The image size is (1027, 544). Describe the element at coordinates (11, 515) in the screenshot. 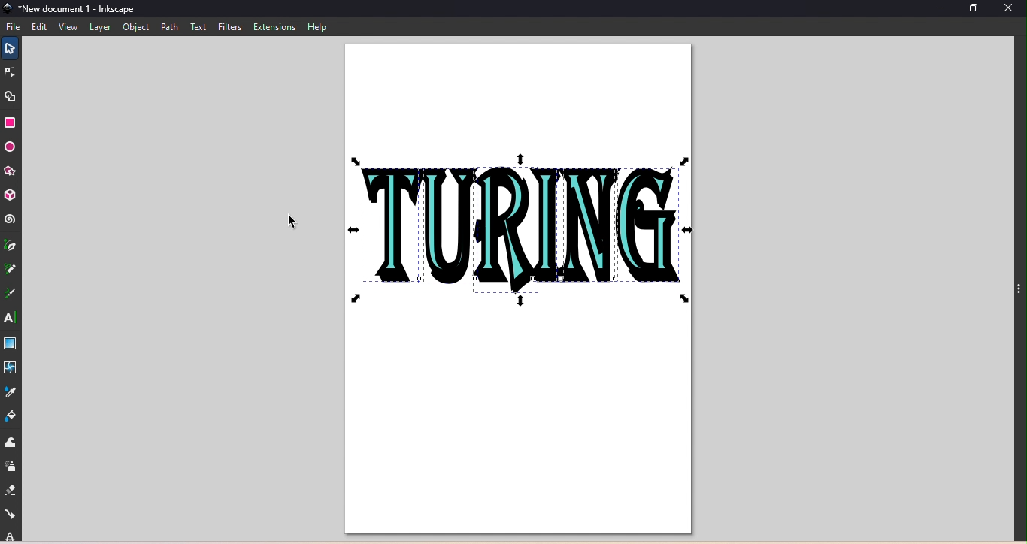

I see `Connector tool` at that location.